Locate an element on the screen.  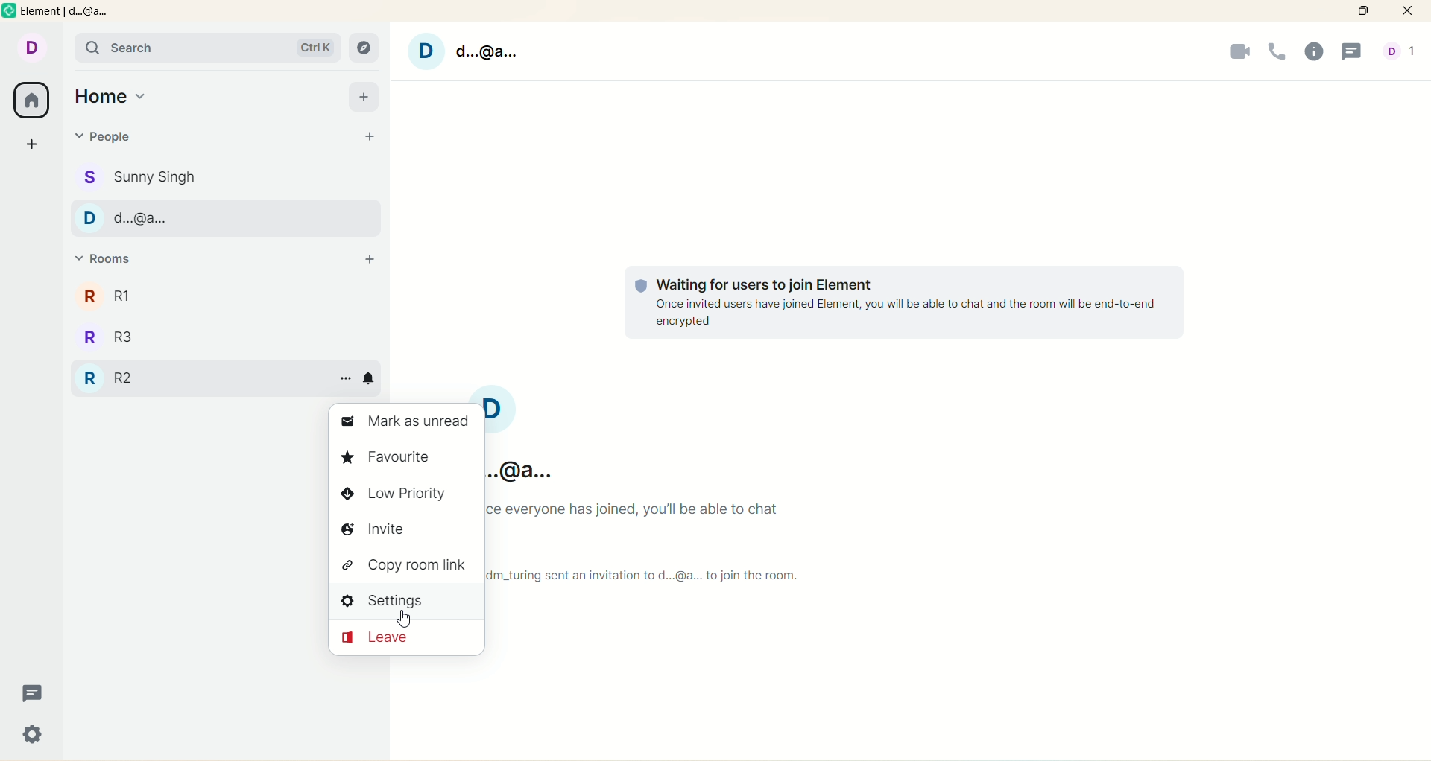
notifications is located at coordinates (371, 376).